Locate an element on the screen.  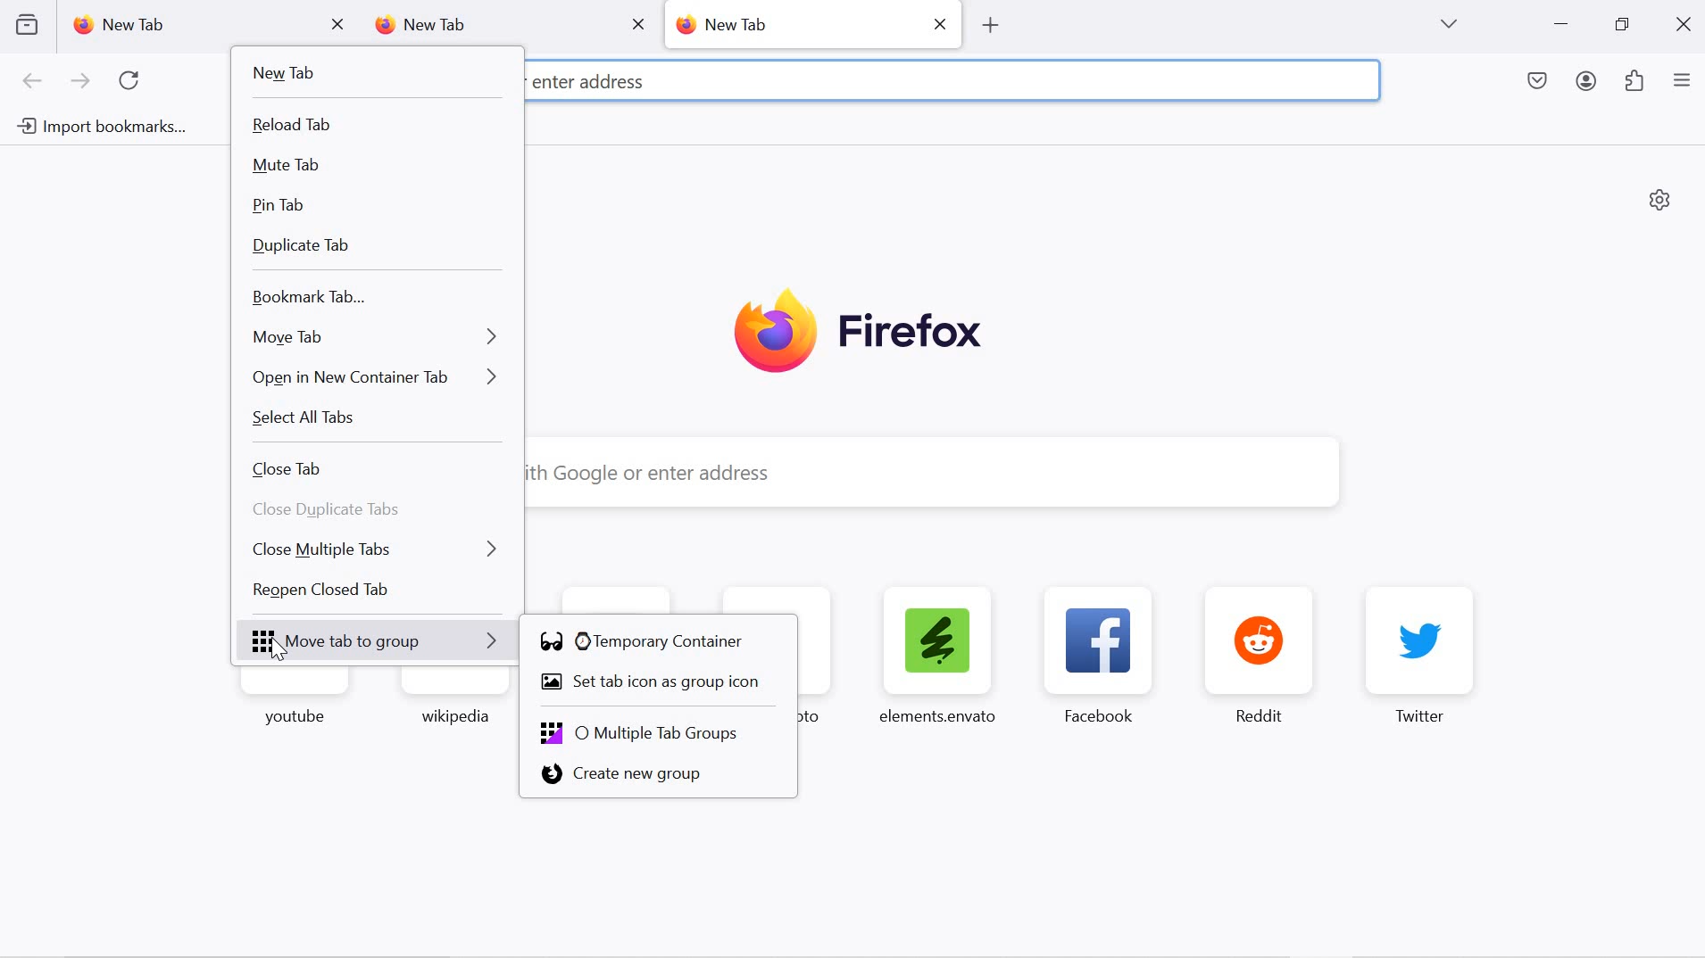
reload is located at coordinates (134, 81).